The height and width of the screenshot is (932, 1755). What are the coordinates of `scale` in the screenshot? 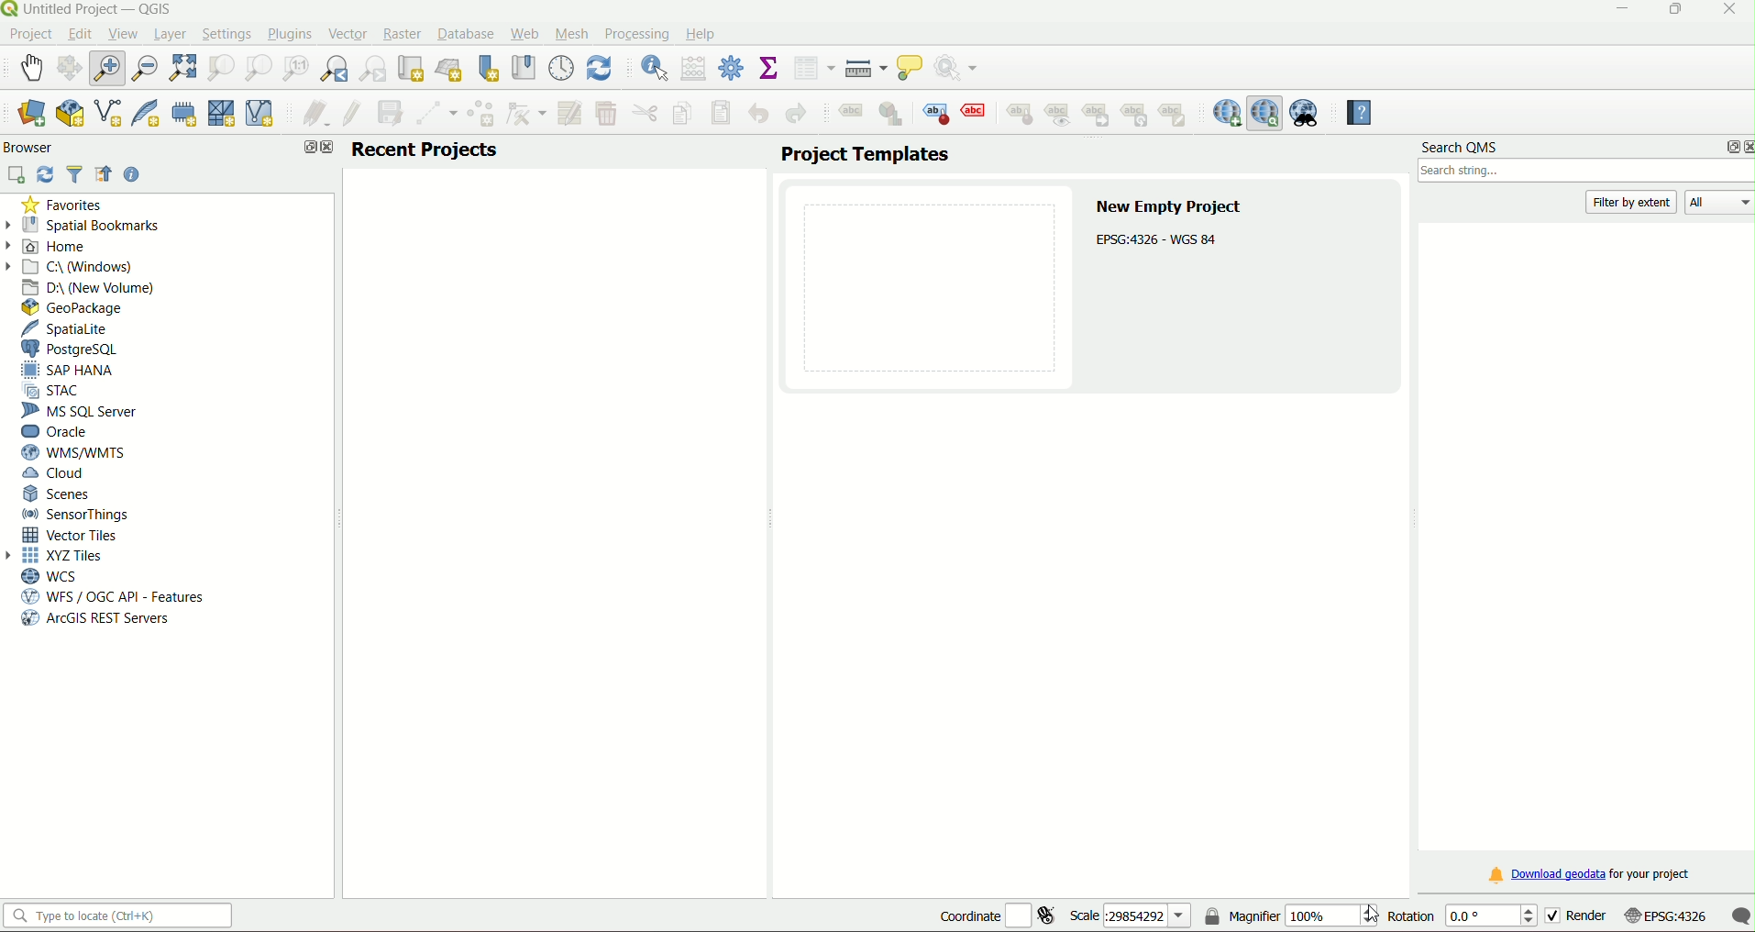 It's located at (1128, 916).